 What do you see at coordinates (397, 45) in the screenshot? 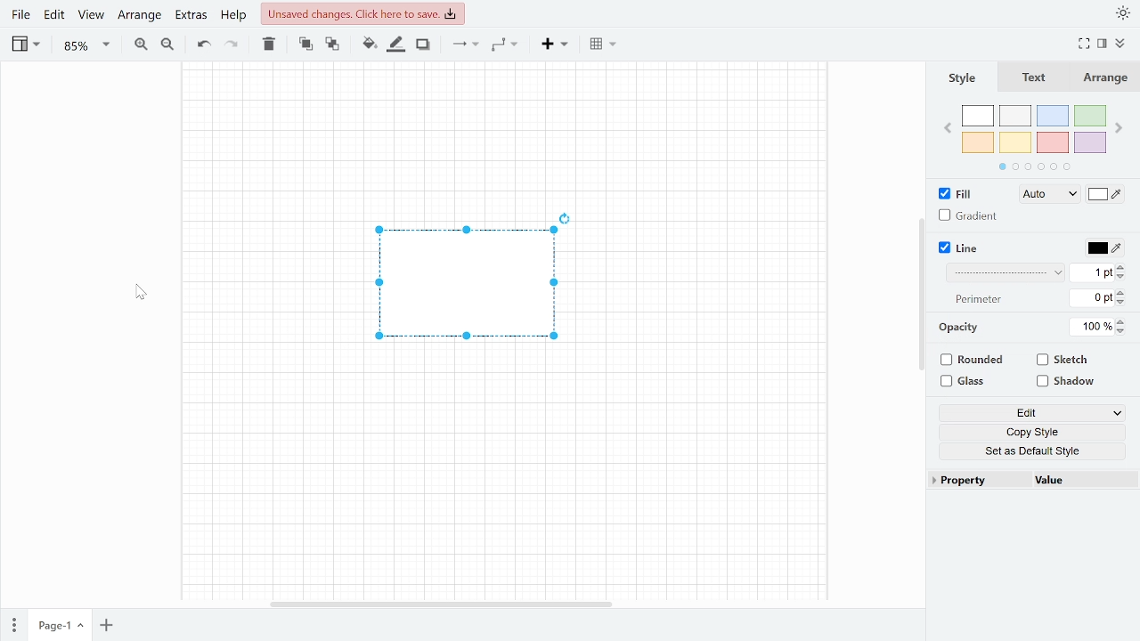
I see `Fill line` at bounding box center [397, 45].